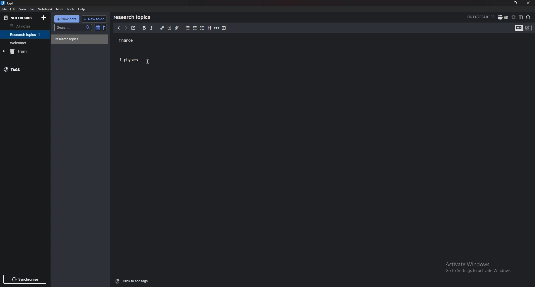 The image size is (535, 287). I want to click on toggle editor layout, so click(521, 17).